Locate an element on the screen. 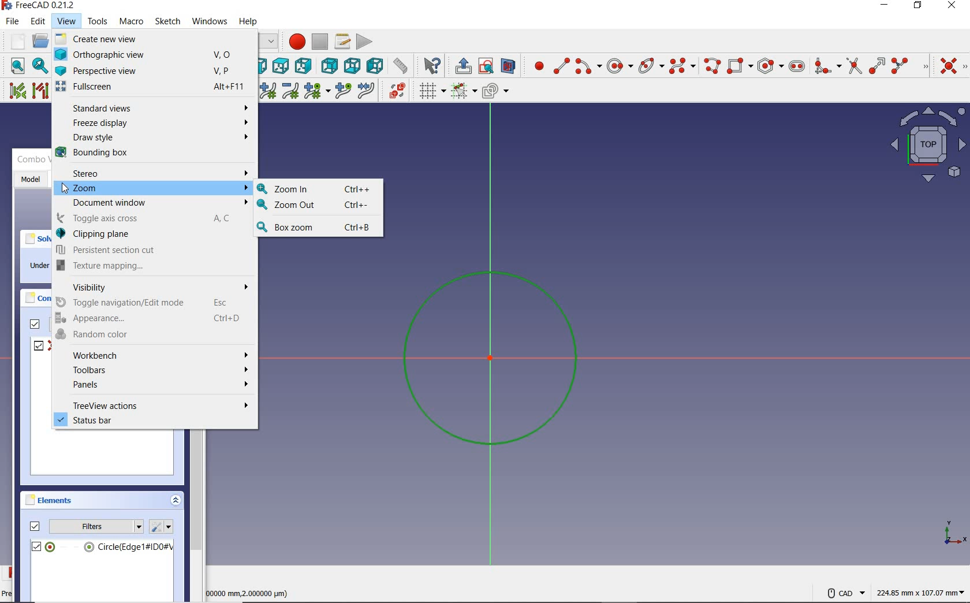 This screenshot has width=970, height=603. create conic is located at coordinates (652, 67).